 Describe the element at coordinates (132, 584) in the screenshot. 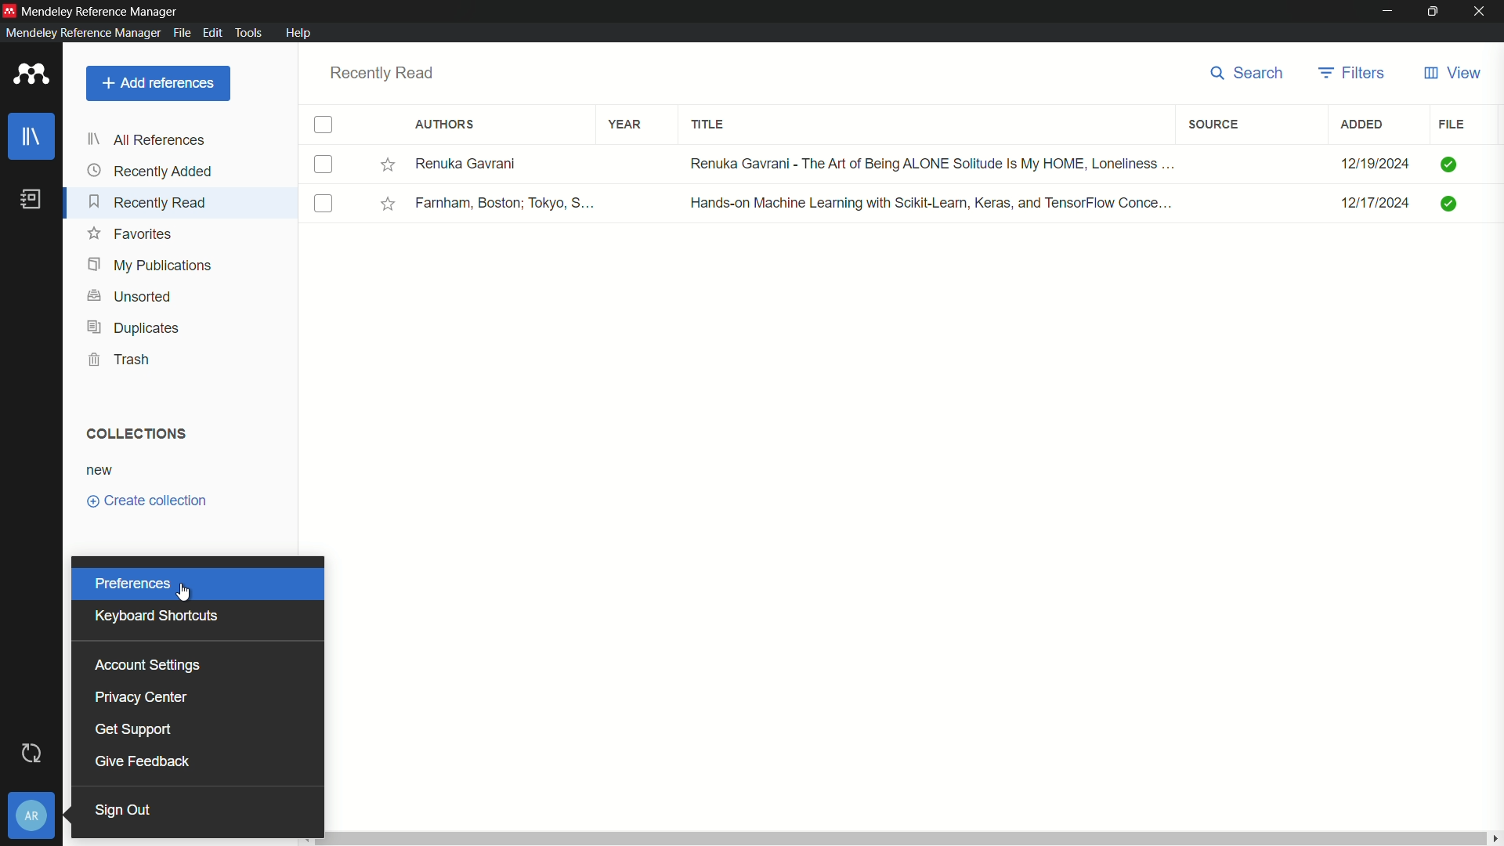

I see `preferences` at that location.